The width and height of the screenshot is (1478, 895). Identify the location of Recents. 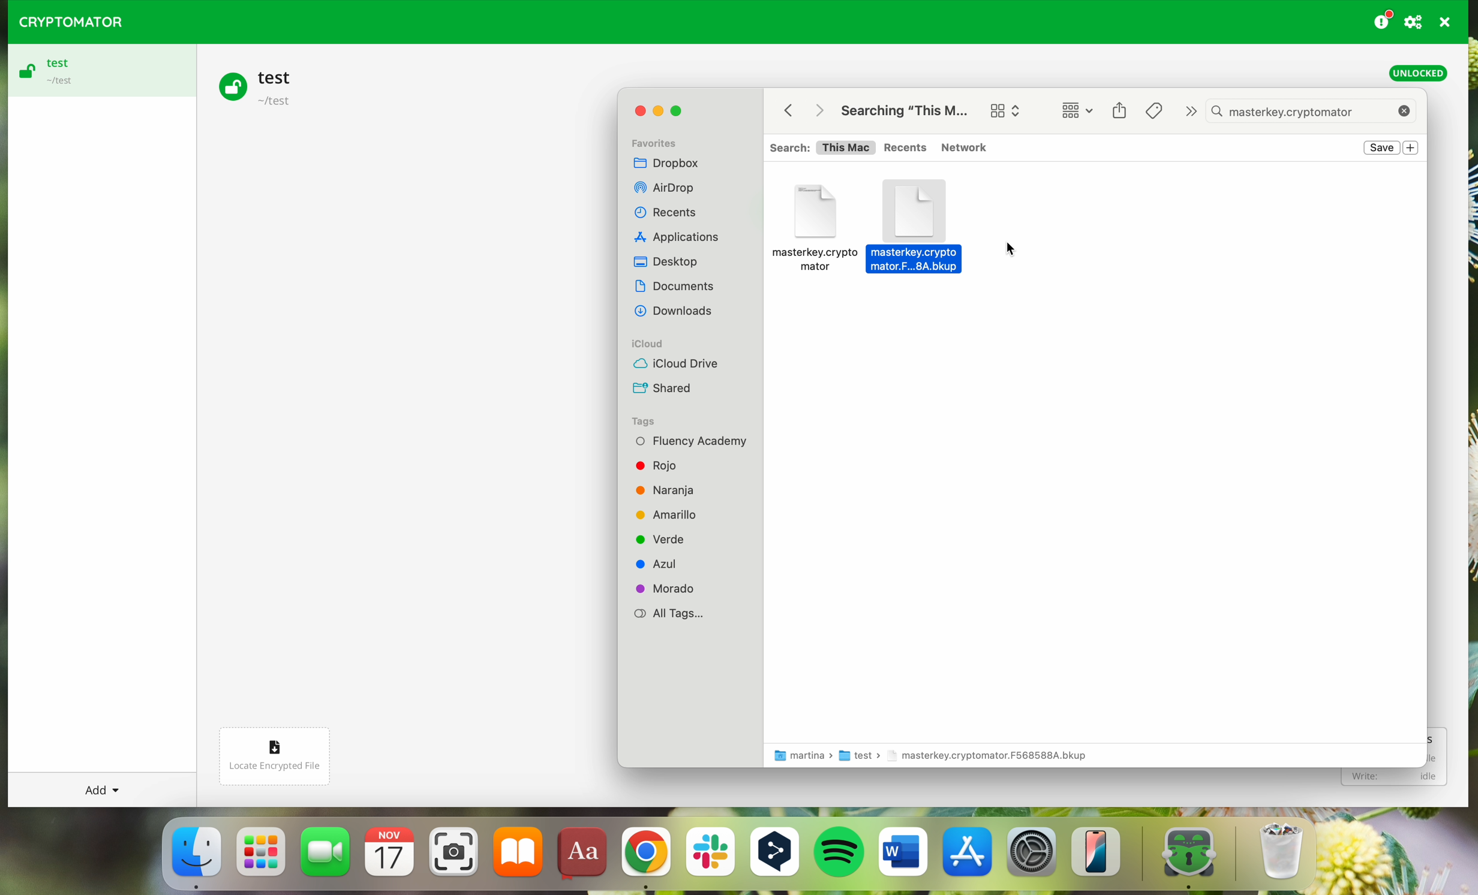
(671, 212).